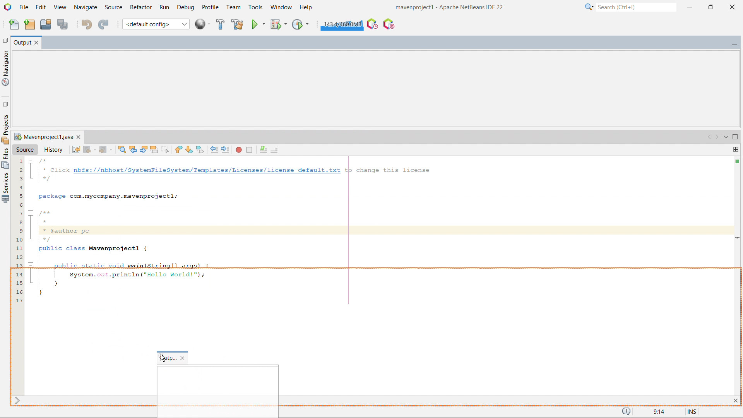 The width and height of the screenshot is (743, 418). Describe the element at coordinates (689, 7) in the screenshot. I see `minimize` at that location.